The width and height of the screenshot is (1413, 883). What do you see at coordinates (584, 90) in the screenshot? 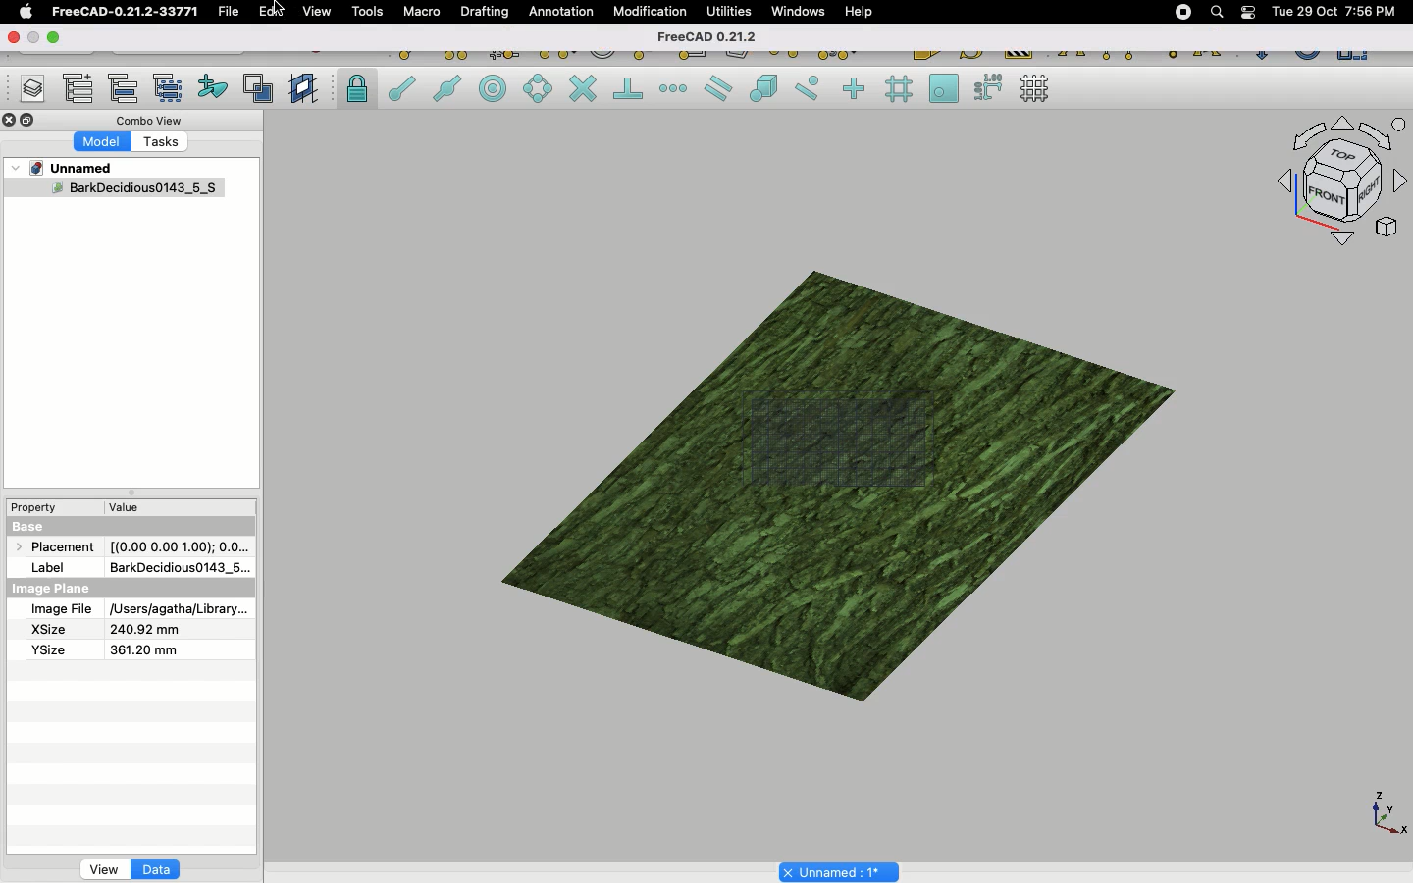
I see `Snap intersection` at bounding box center [584, 90].